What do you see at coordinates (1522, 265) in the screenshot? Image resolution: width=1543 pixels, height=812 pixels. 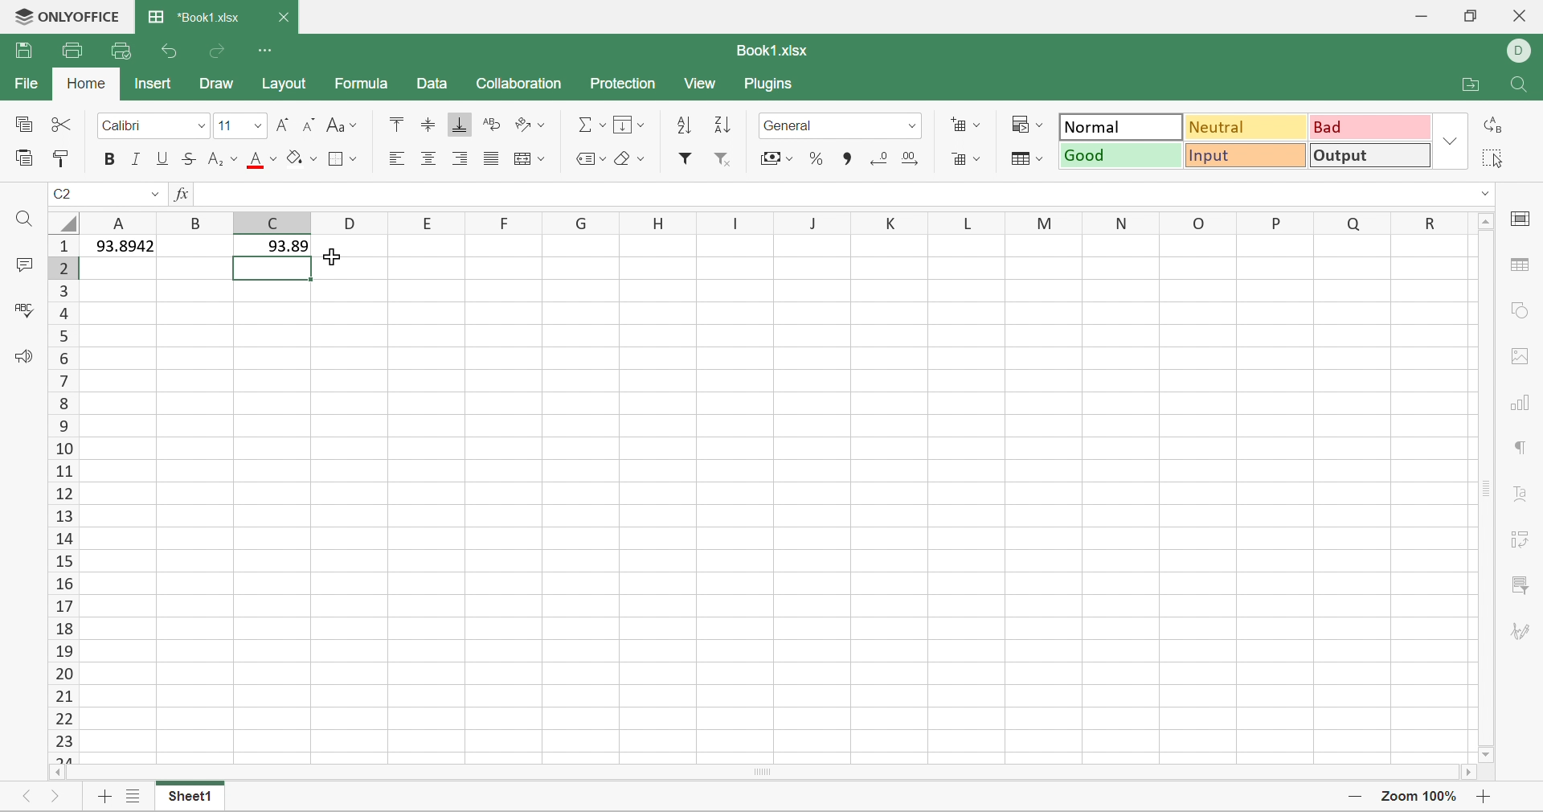 I see `table settings` at bounding box center [1522, 265].